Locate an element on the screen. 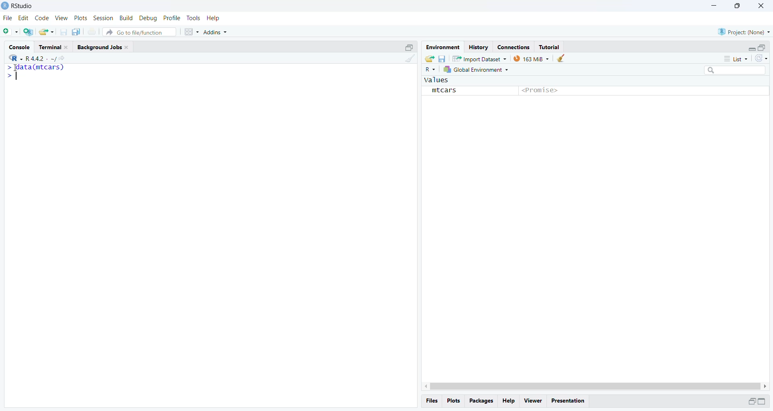 This screenshot has width=773, height=411. Values is located at coordinates (436, 80).